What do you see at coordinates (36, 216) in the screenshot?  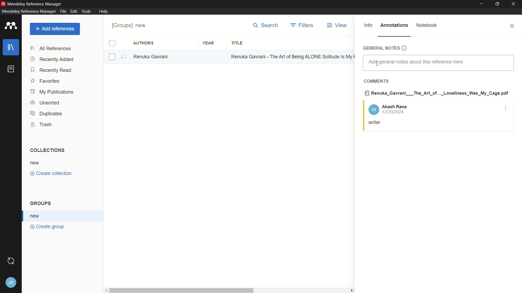 I see `new` at bounding box center [36, 216].